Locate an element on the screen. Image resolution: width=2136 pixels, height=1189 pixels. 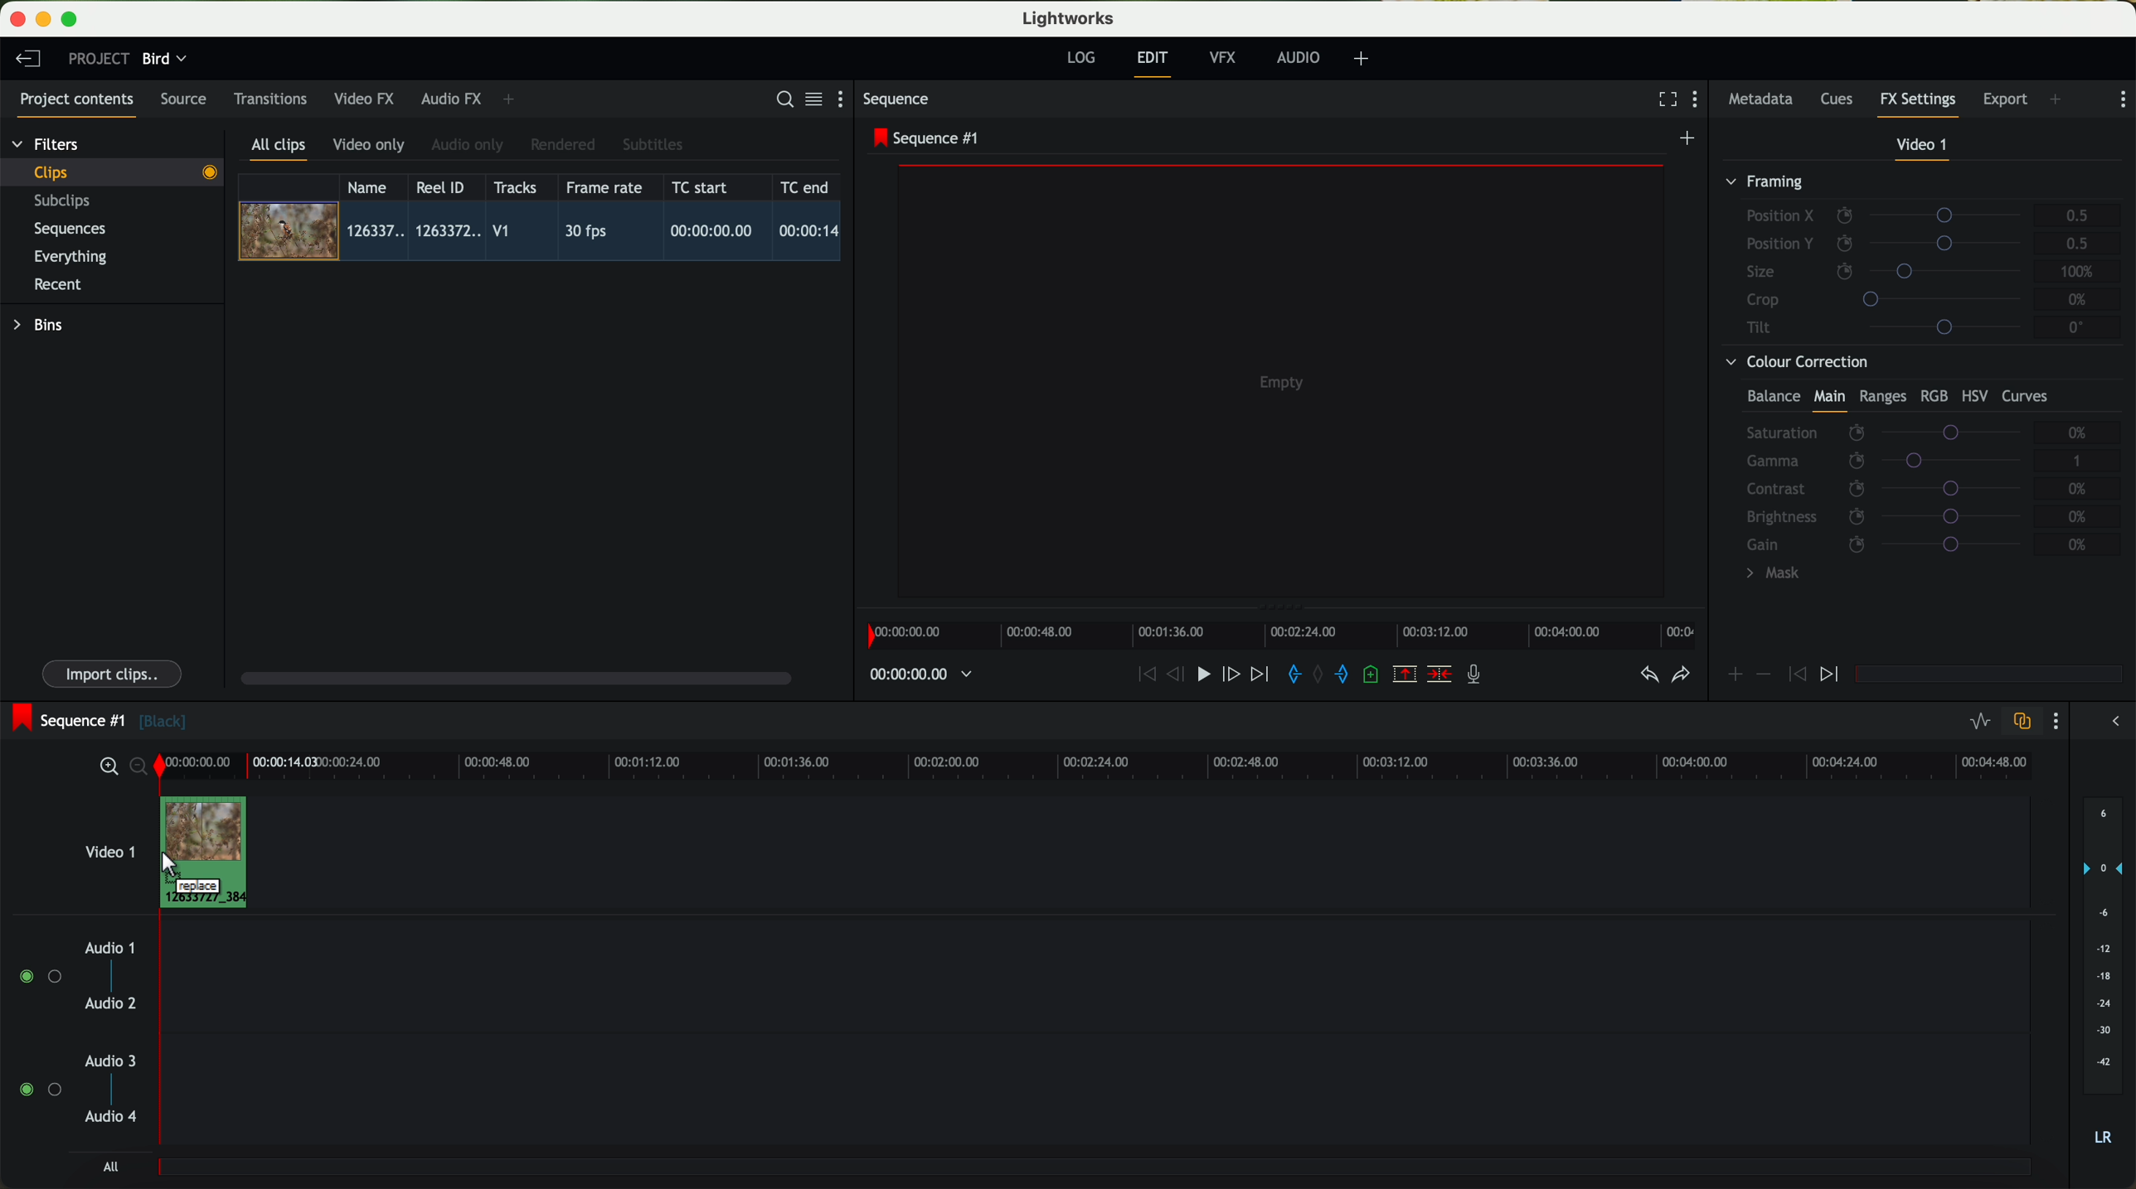
bird is located at coordinates (164, 60).